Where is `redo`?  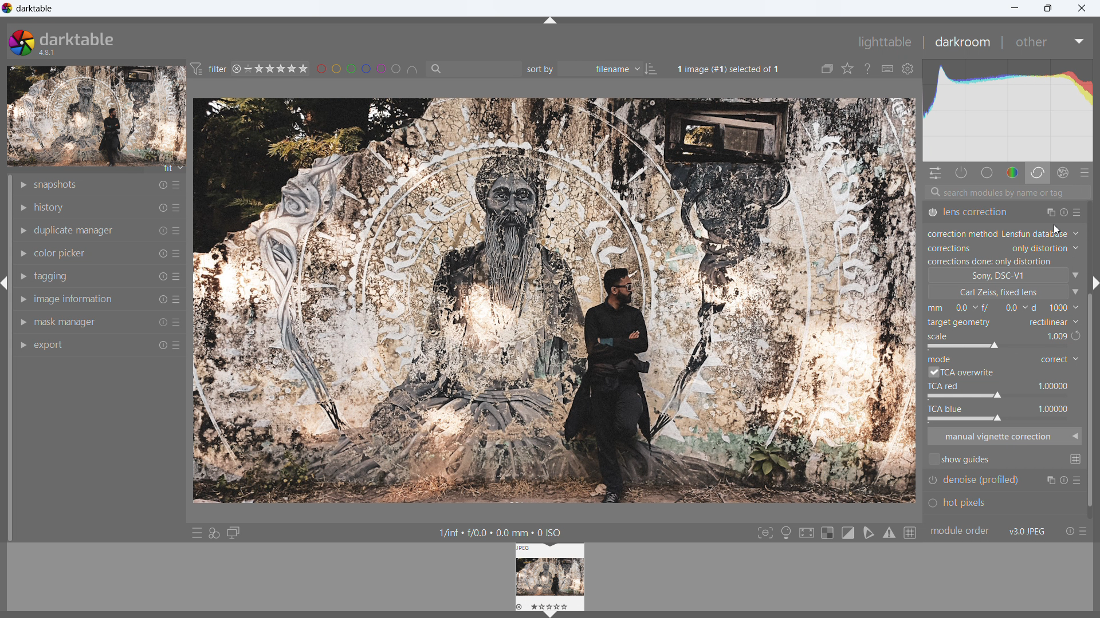
redo is located at coordinates (1075, 337).